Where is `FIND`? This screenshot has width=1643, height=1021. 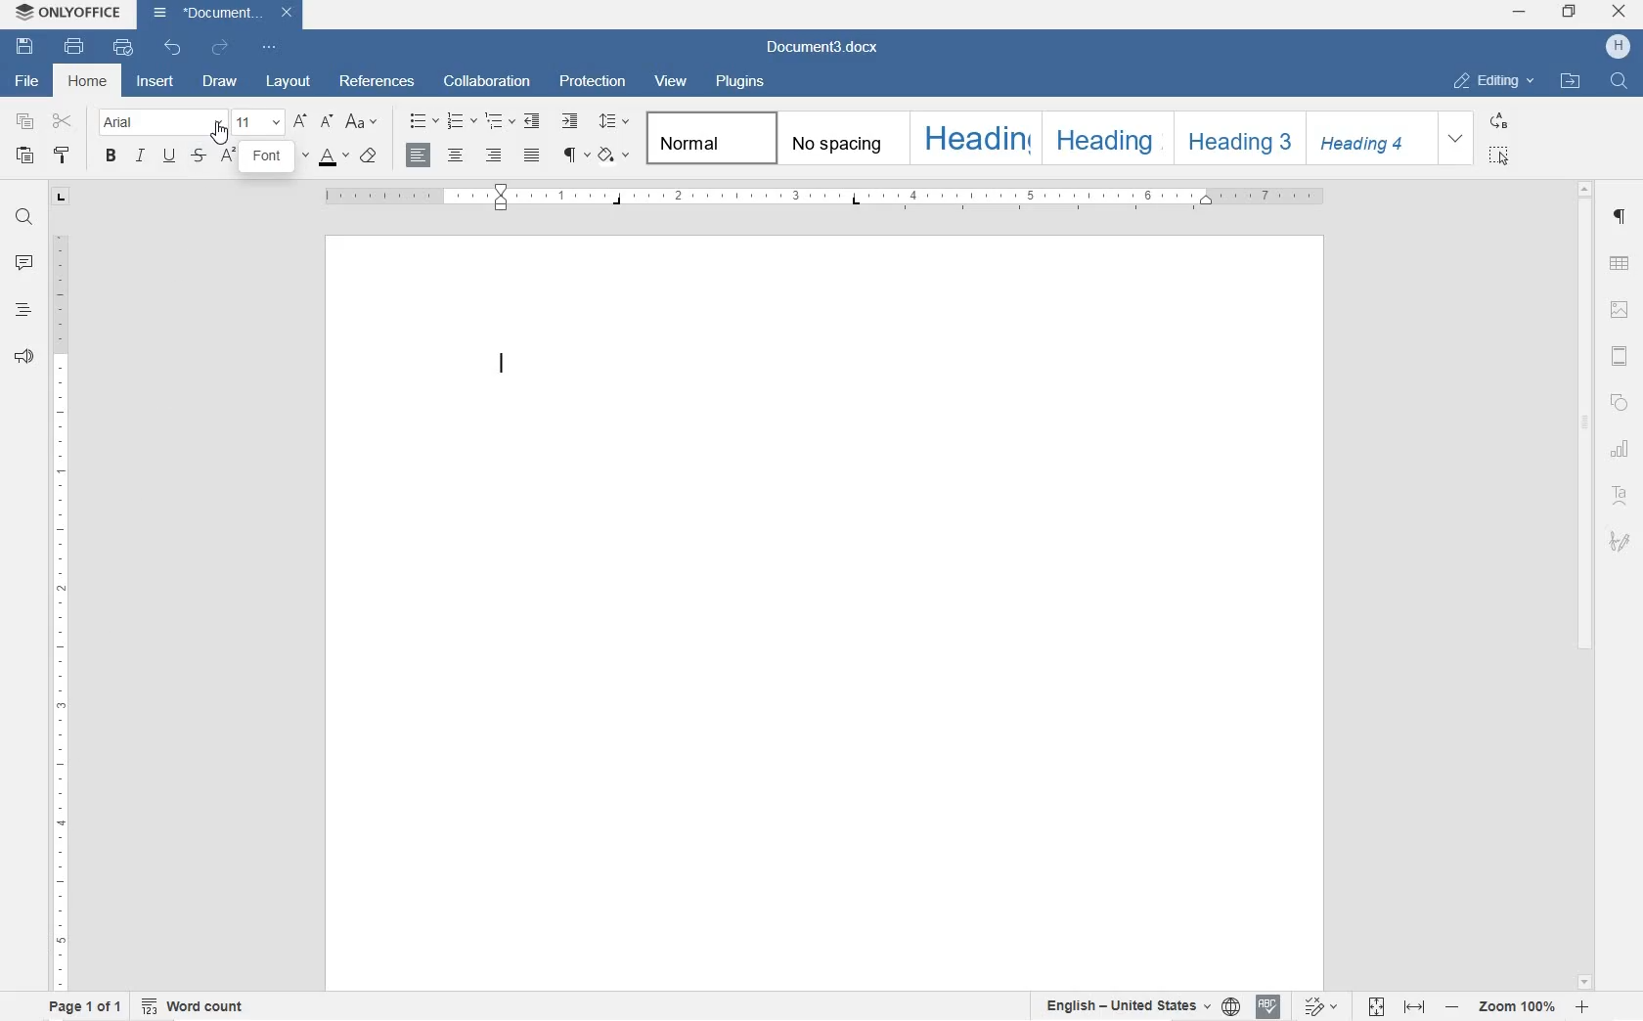
FIND is located at coordinates (1619, 80).